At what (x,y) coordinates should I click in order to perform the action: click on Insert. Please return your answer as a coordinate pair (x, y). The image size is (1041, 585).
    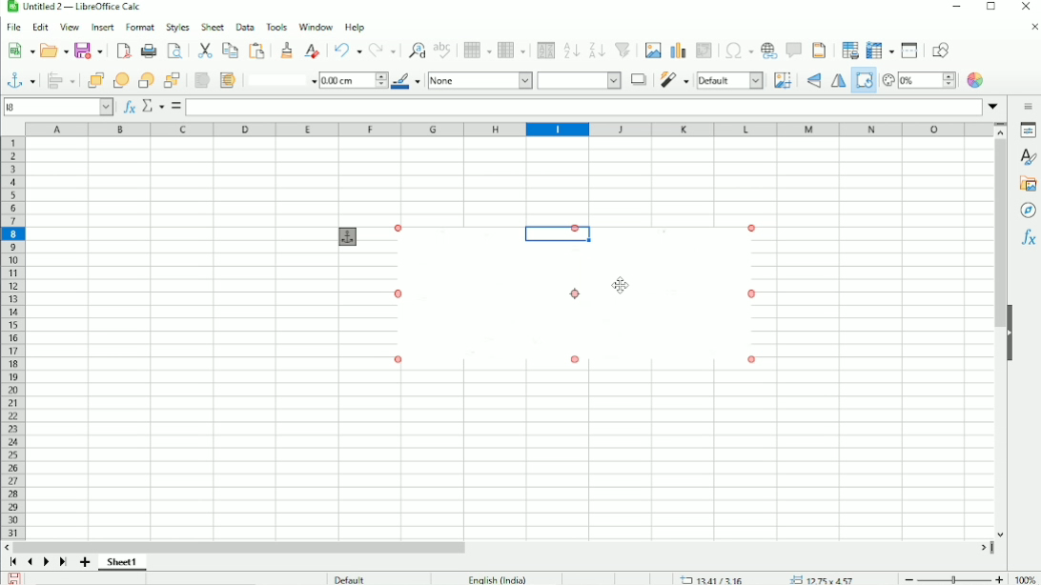
    Looking at the image, I should click on (101, 27).